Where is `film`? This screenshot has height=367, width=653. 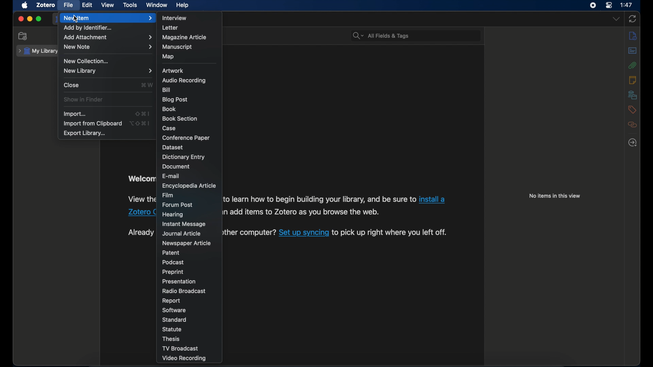 film is located at coordinates (168, 195).